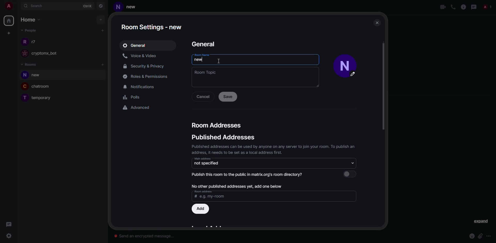  I want to click on settings, so click(9, 236).